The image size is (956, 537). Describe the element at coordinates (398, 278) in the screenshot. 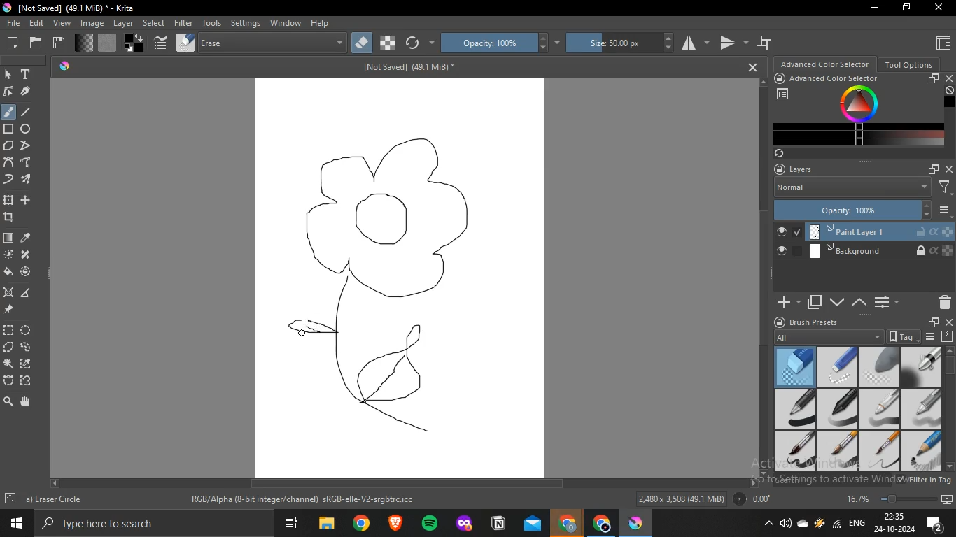

I see `Canvas` at that location.